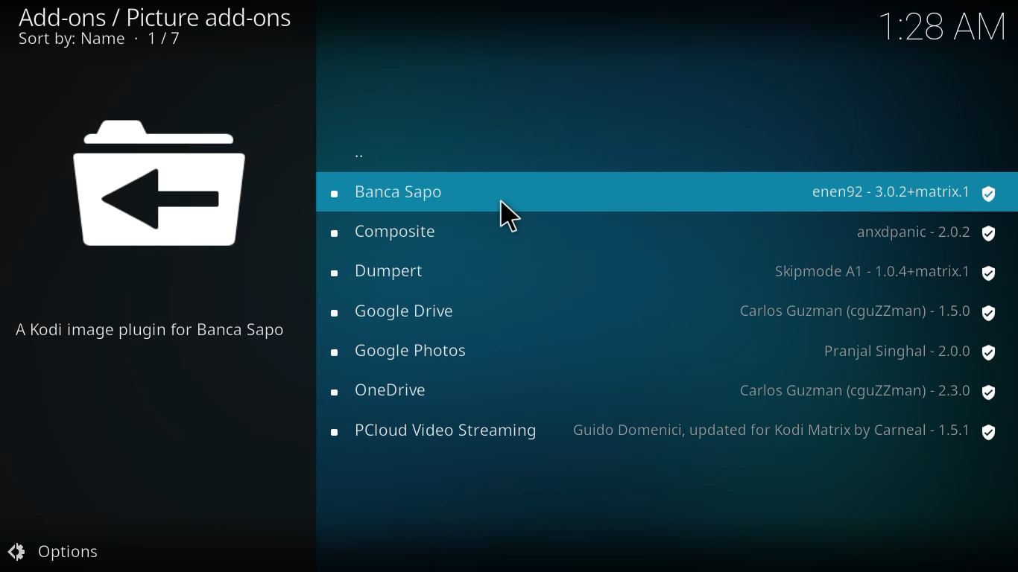  Describe the element at coordinates (784, 428) in the screenshot. I see `version` at that location.